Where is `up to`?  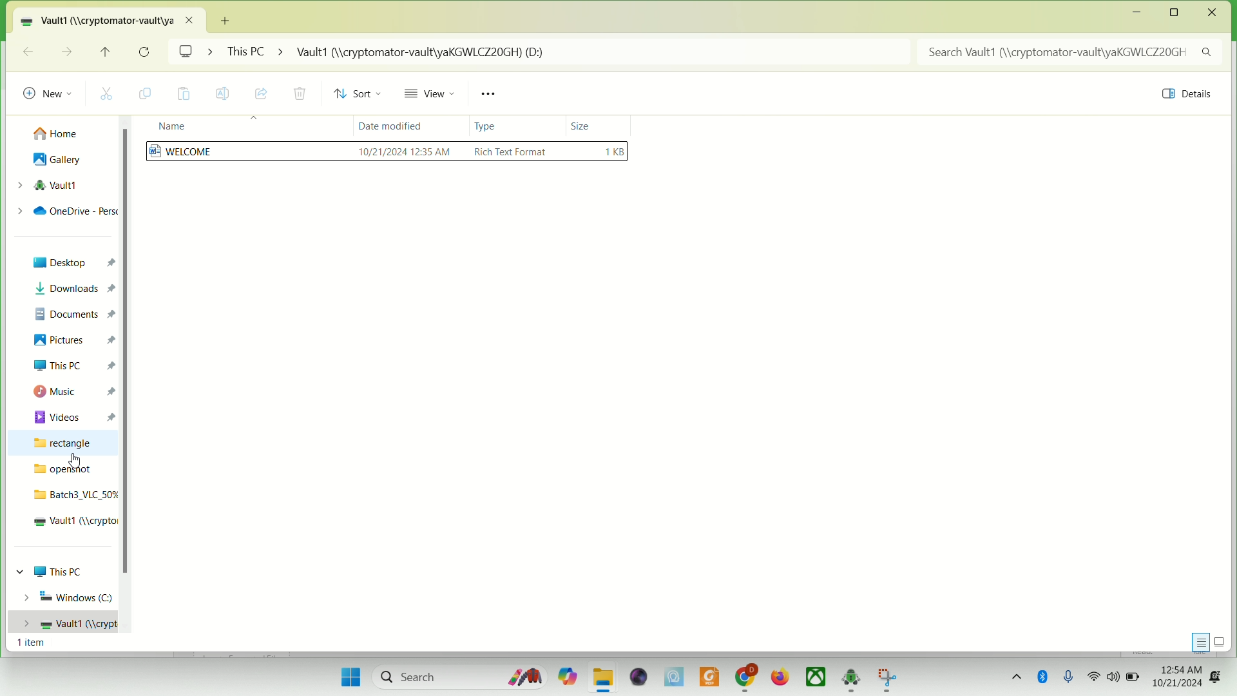
up to is located at coordinates (109, 55).